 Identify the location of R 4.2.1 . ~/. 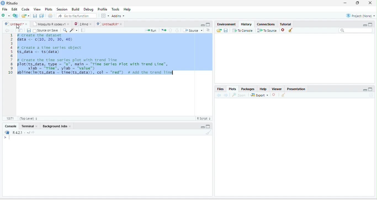
(21, 132).